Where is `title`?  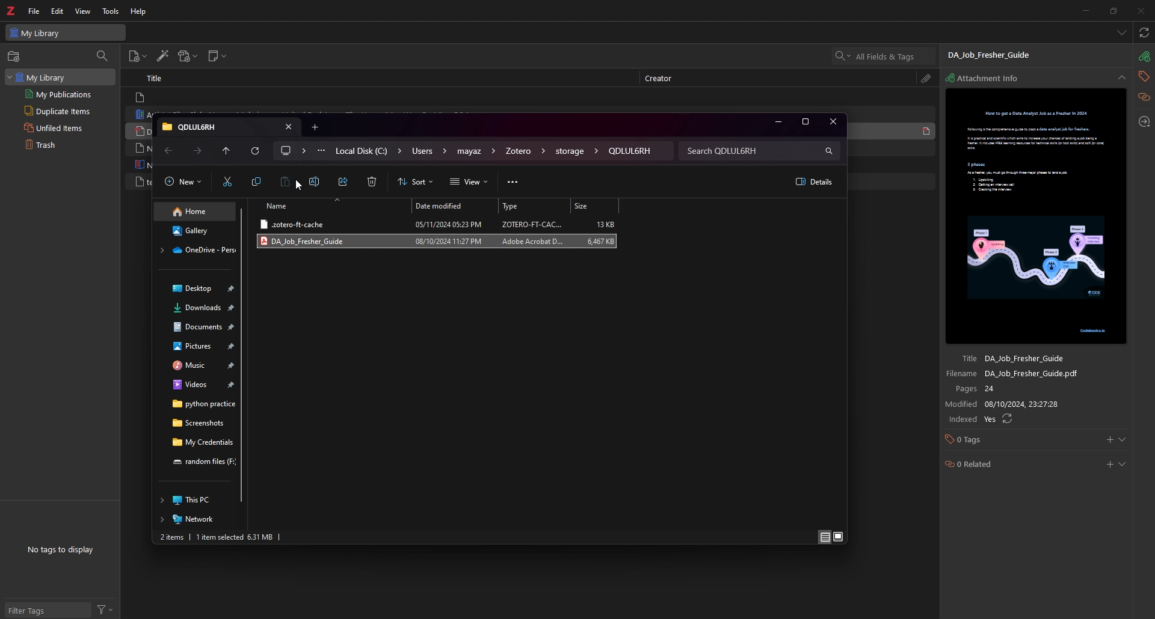 title is located at coordinates (156, 78).